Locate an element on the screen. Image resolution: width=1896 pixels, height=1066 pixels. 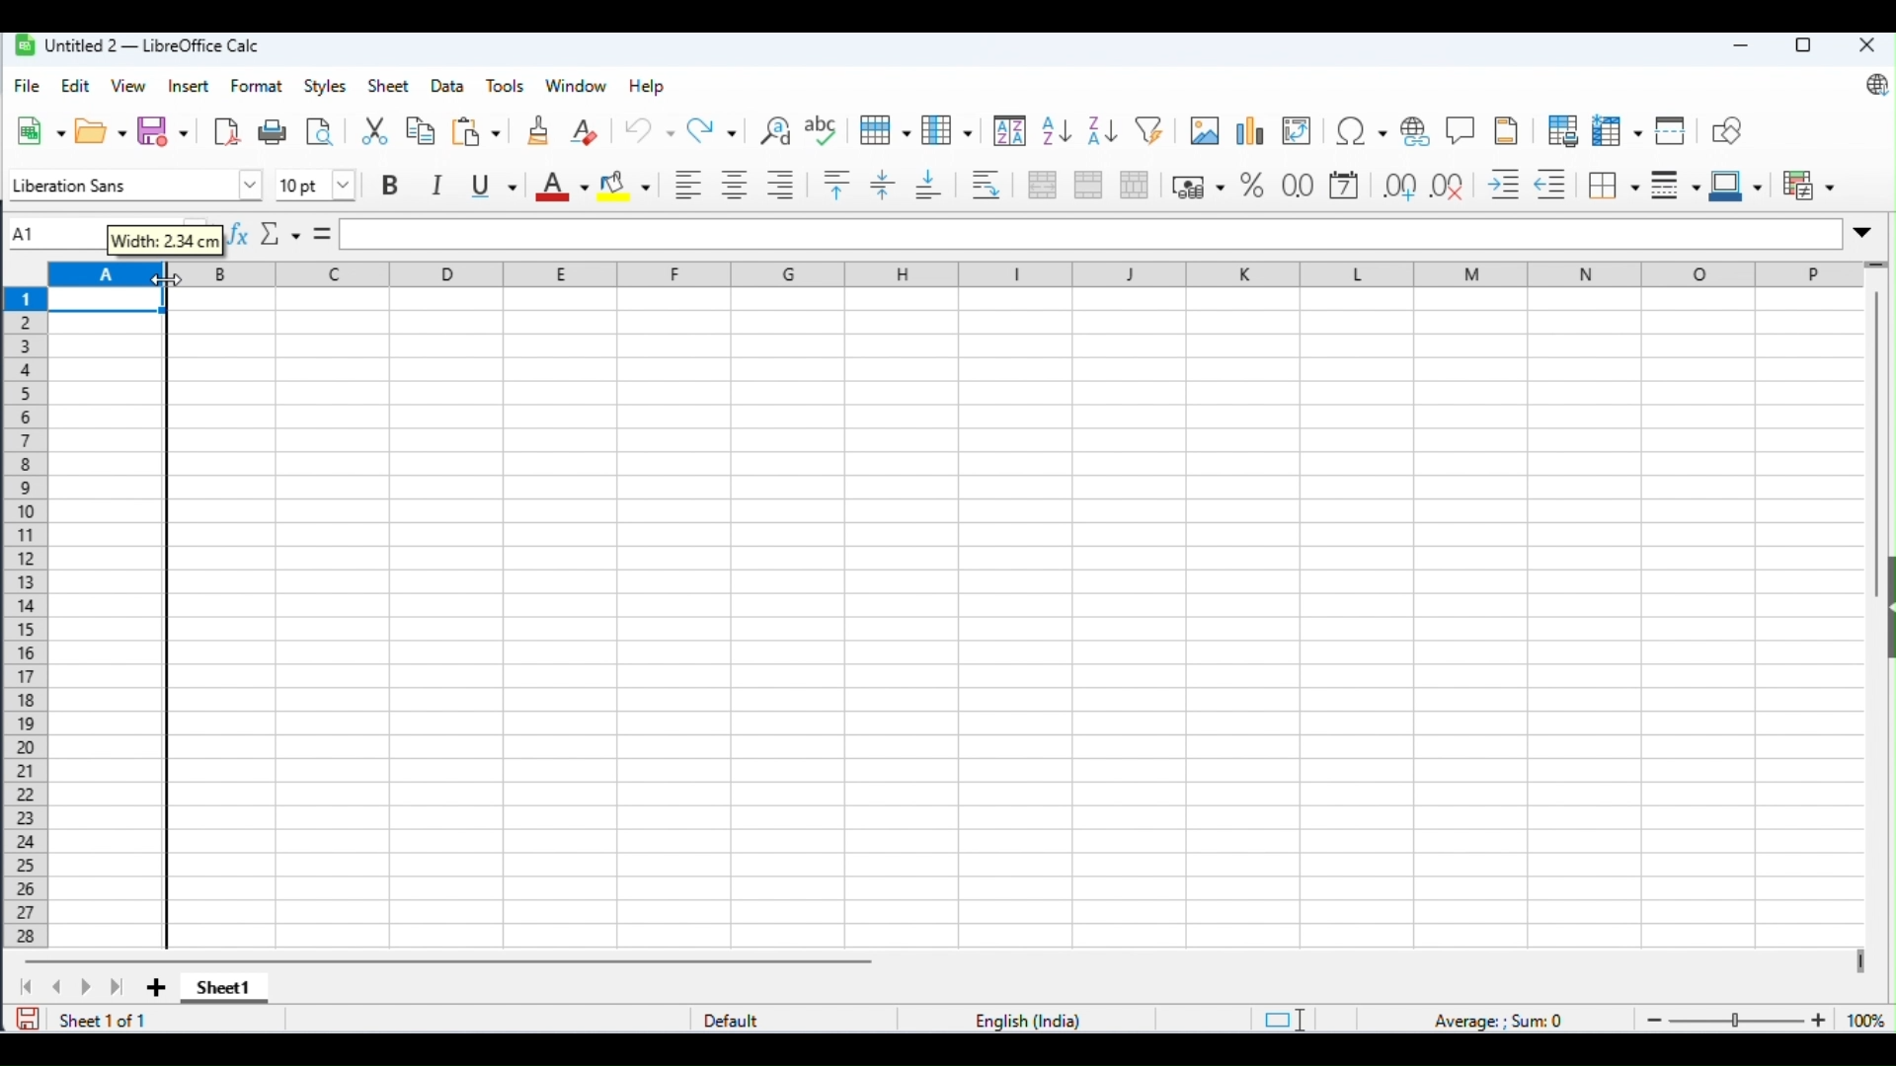
undo is located at coordinates (650, 128).